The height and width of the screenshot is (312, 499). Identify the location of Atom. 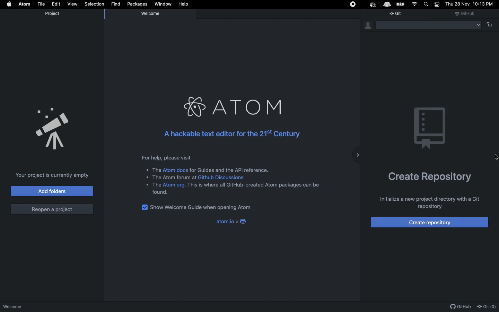
(25, 4).